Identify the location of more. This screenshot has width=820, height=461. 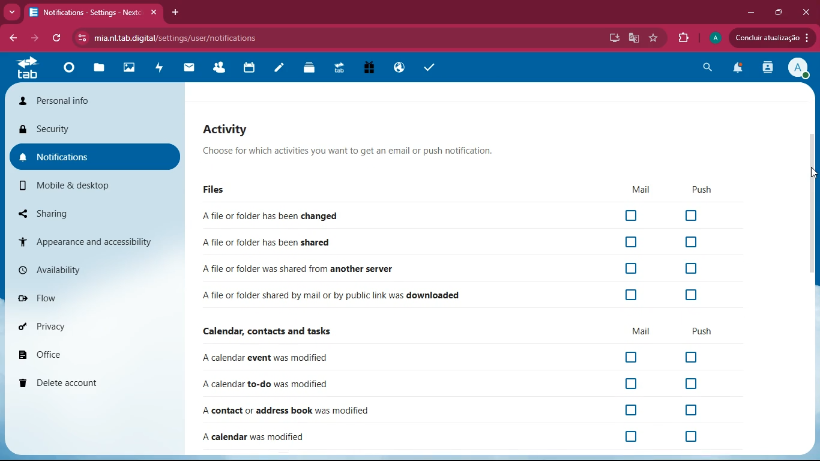
(11, 13).